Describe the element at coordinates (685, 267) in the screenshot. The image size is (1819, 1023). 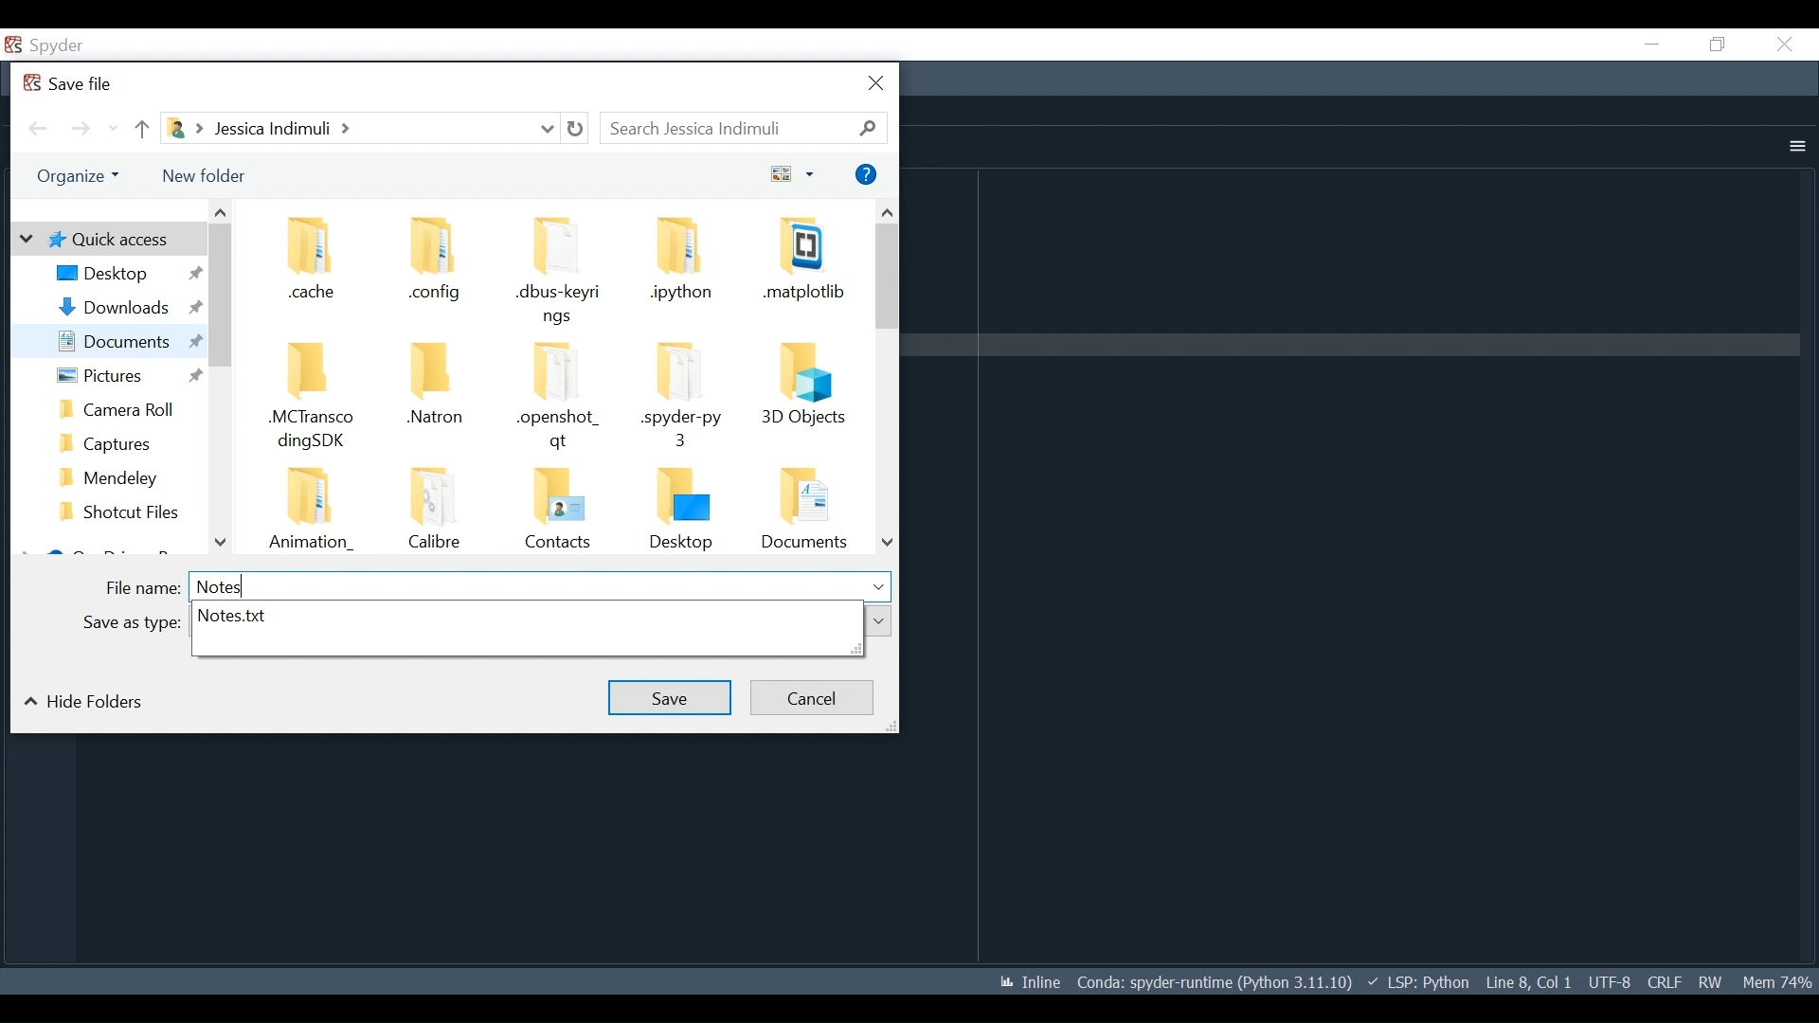
I see `Folder` at that location.